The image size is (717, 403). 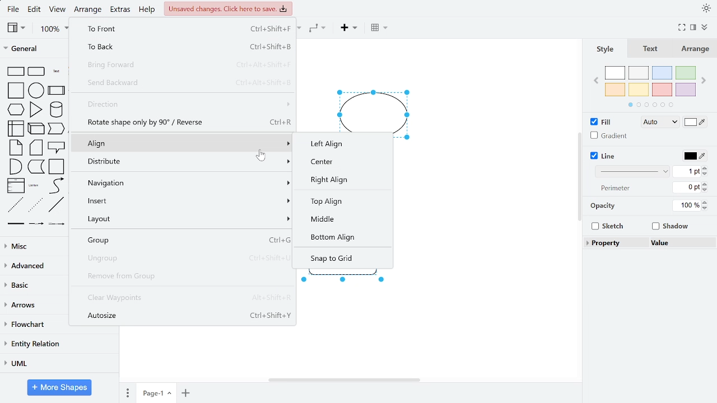 I want to click on vertical scrollbar, so click(x=578, y=176).